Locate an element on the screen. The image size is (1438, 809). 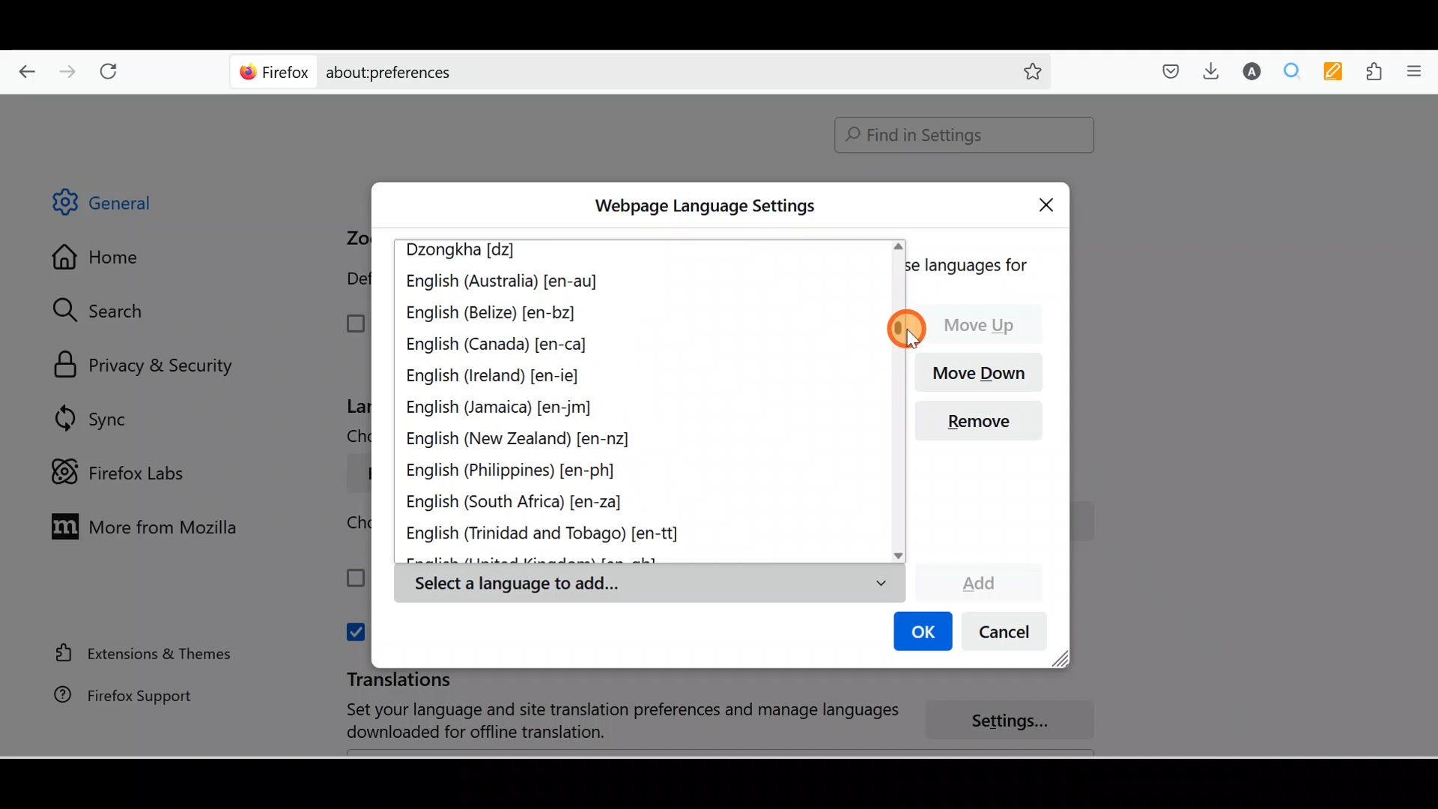
Multiple search & highlight is located at coordinates (1293, 70).